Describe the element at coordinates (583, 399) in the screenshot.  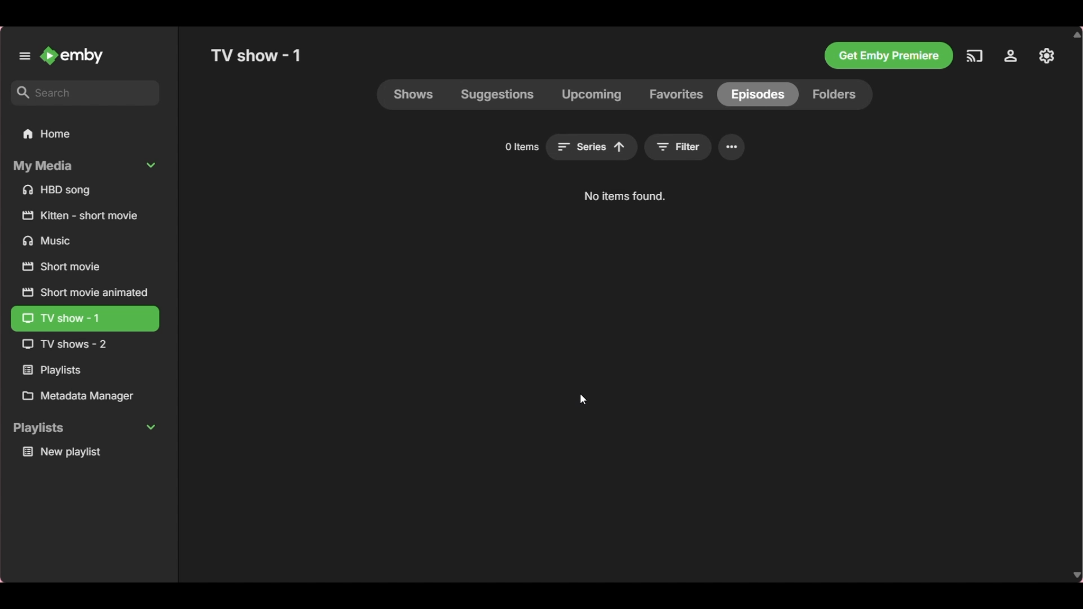
I see `Cursor position unchanged` at that location.